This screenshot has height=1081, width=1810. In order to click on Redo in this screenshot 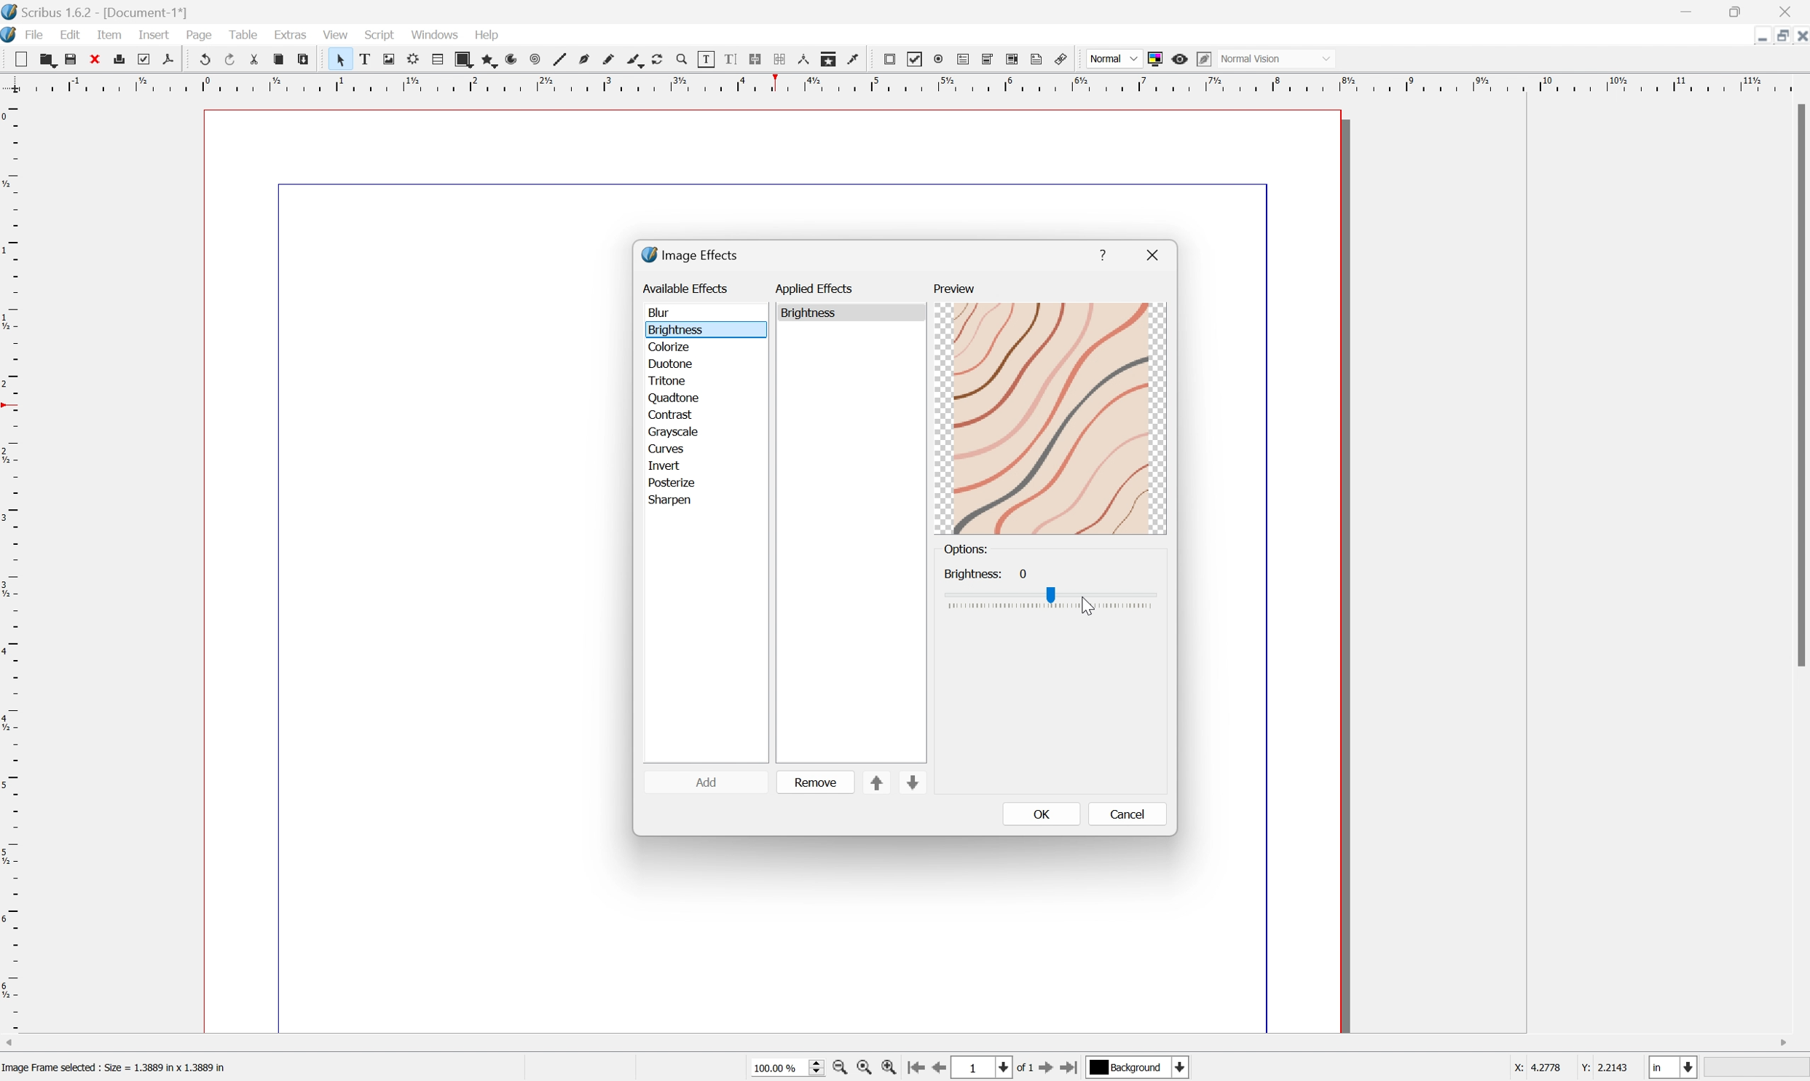, I will do `click(228, 58)`.